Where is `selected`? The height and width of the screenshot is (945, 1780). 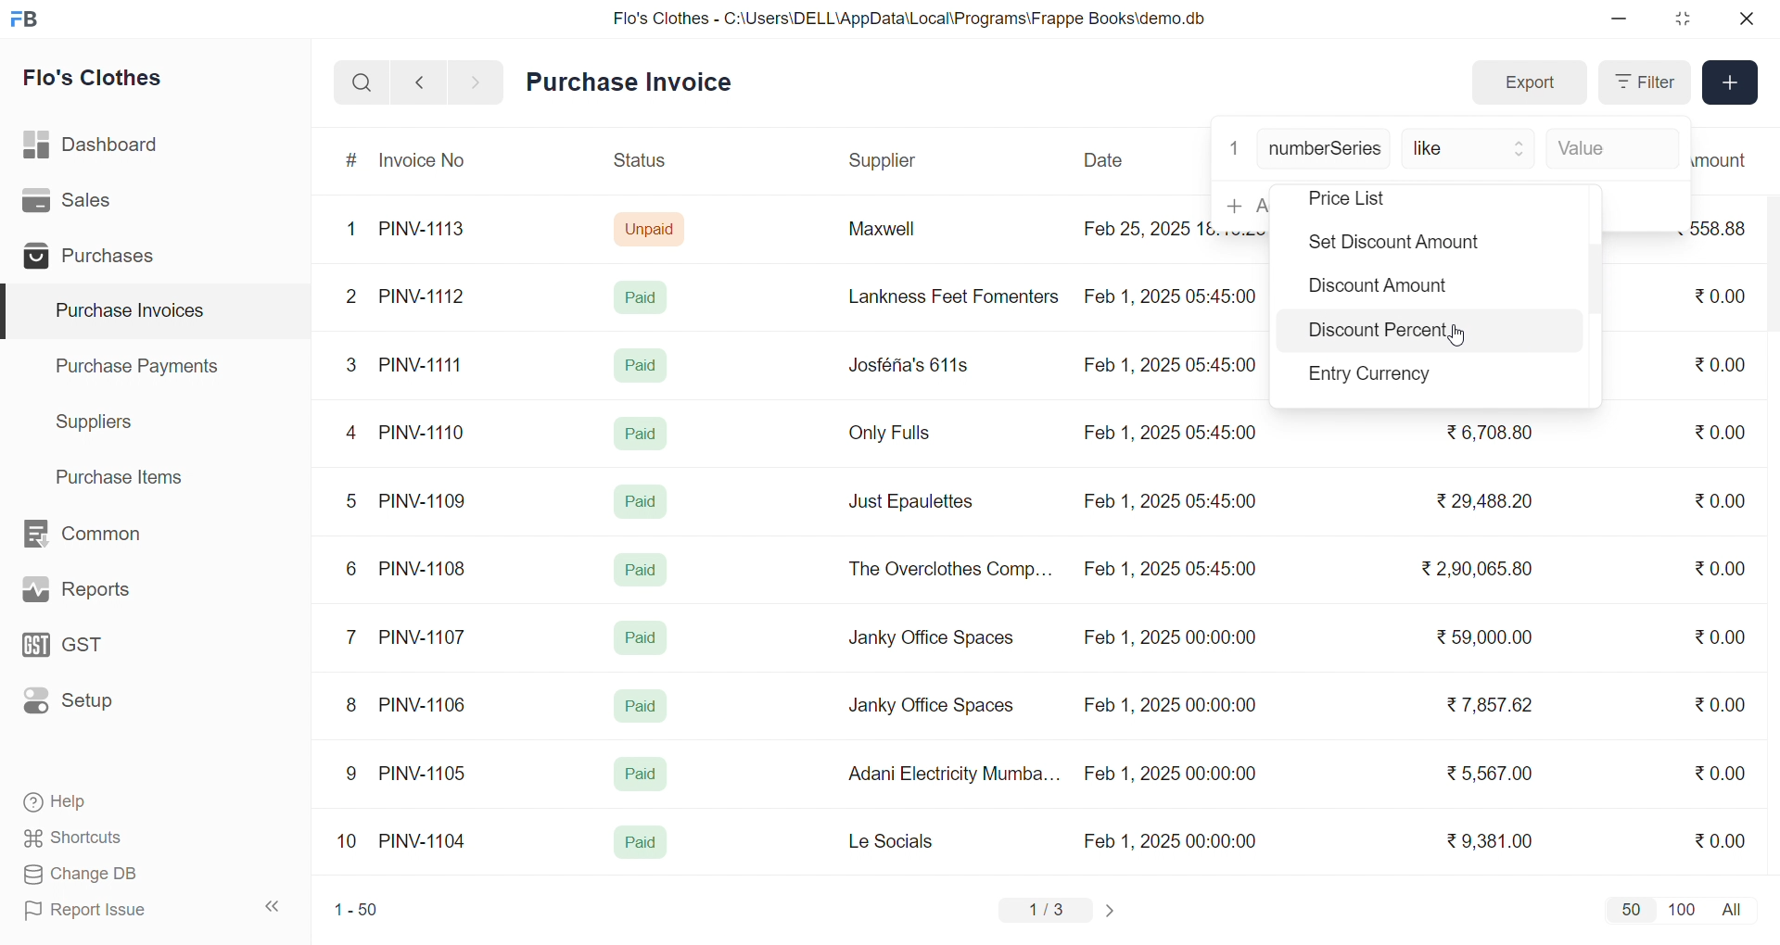 selected is located at coordinates (11, 312).